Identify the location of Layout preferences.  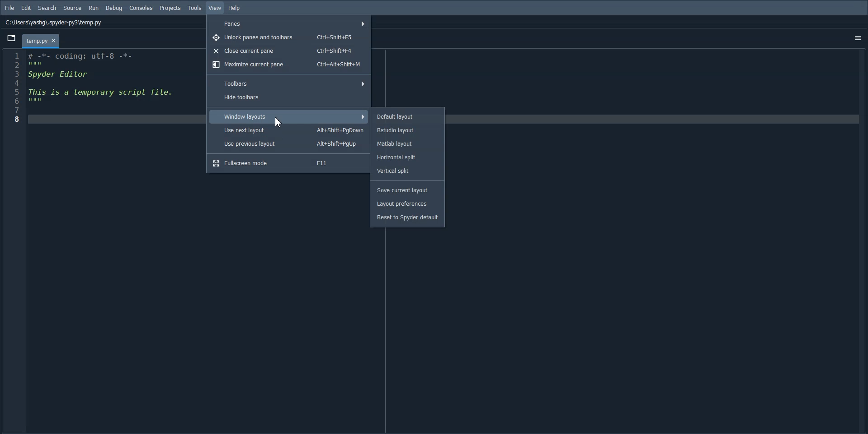
(406, 203).